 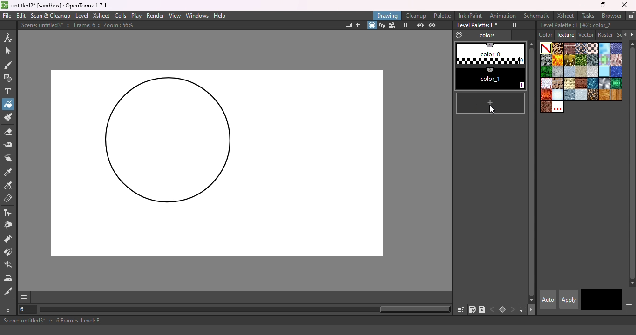 I want to click on roughbrickwork.bmp, so click(x=558, y=84).